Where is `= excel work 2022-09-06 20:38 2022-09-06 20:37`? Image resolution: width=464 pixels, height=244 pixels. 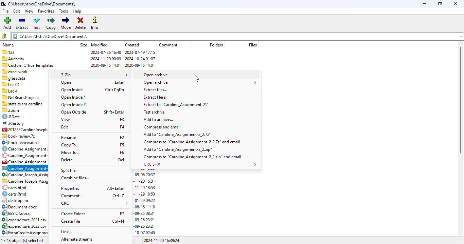 = excel work 2022-09-06 20:38 2022-09-06 20:37 is located at coordinates (24, 71).